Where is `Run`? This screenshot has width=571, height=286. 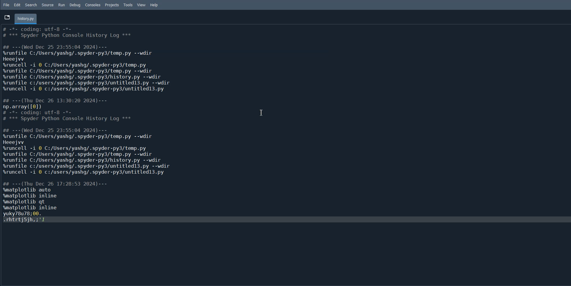 Run is located at coordinates (62, 5).